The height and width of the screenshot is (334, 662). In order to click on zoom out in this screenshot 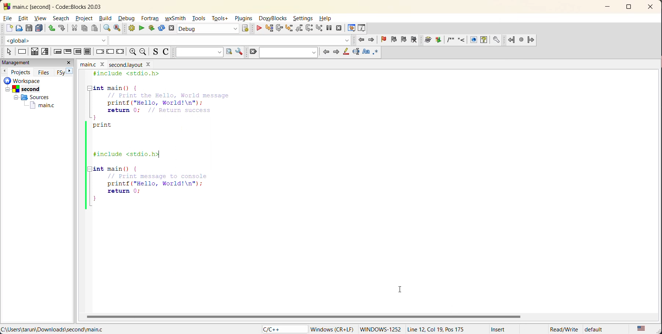, I will do `click(145, 52)`.